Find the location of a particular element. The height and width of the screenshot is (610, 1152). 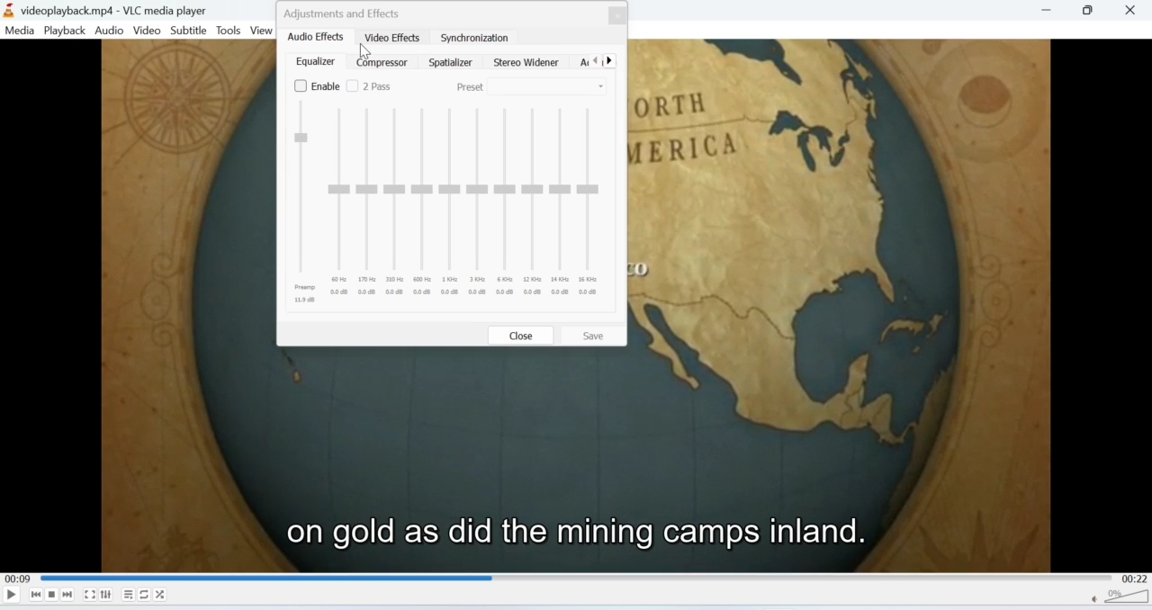

Playlist is located at coordinates (129, 595).